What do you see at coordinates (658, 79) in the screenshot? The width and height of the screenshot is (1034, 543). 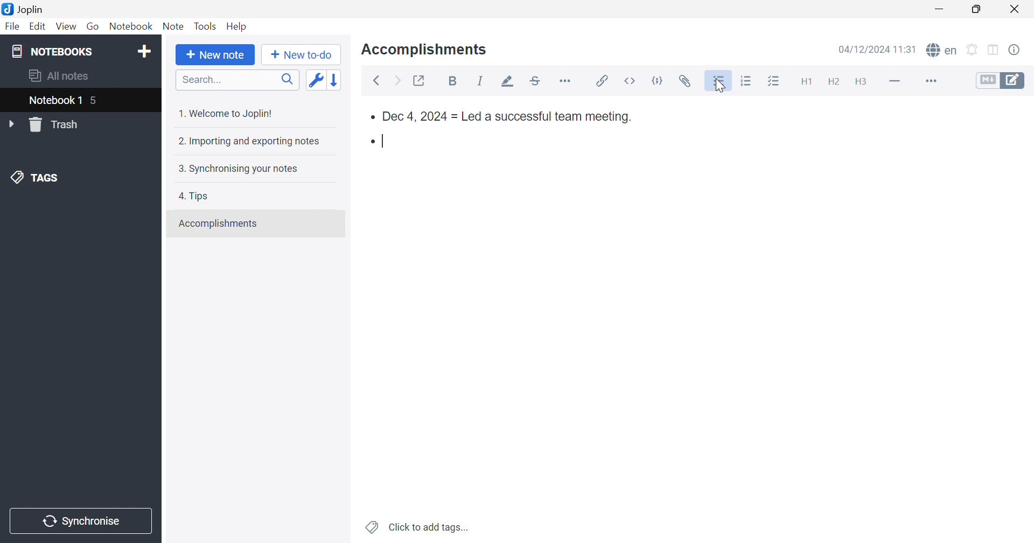 I see `code` at bounding box center [658, 79].